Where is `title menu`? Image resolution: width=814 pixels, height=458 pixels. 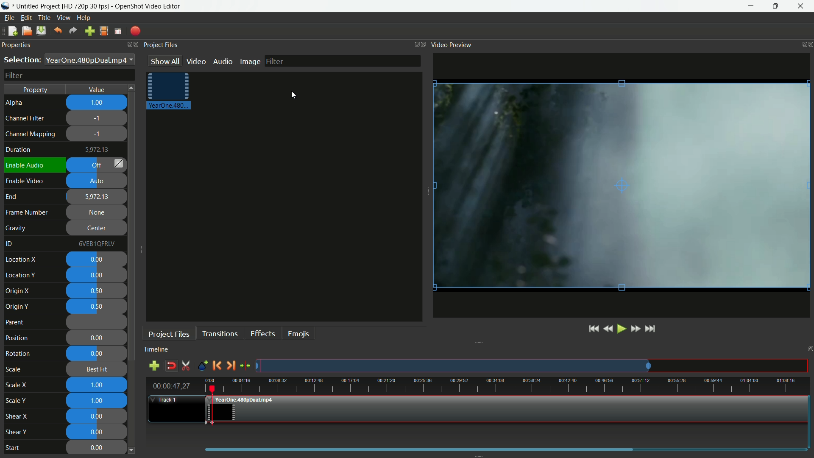 title menu is located at coordinates (45, 18).